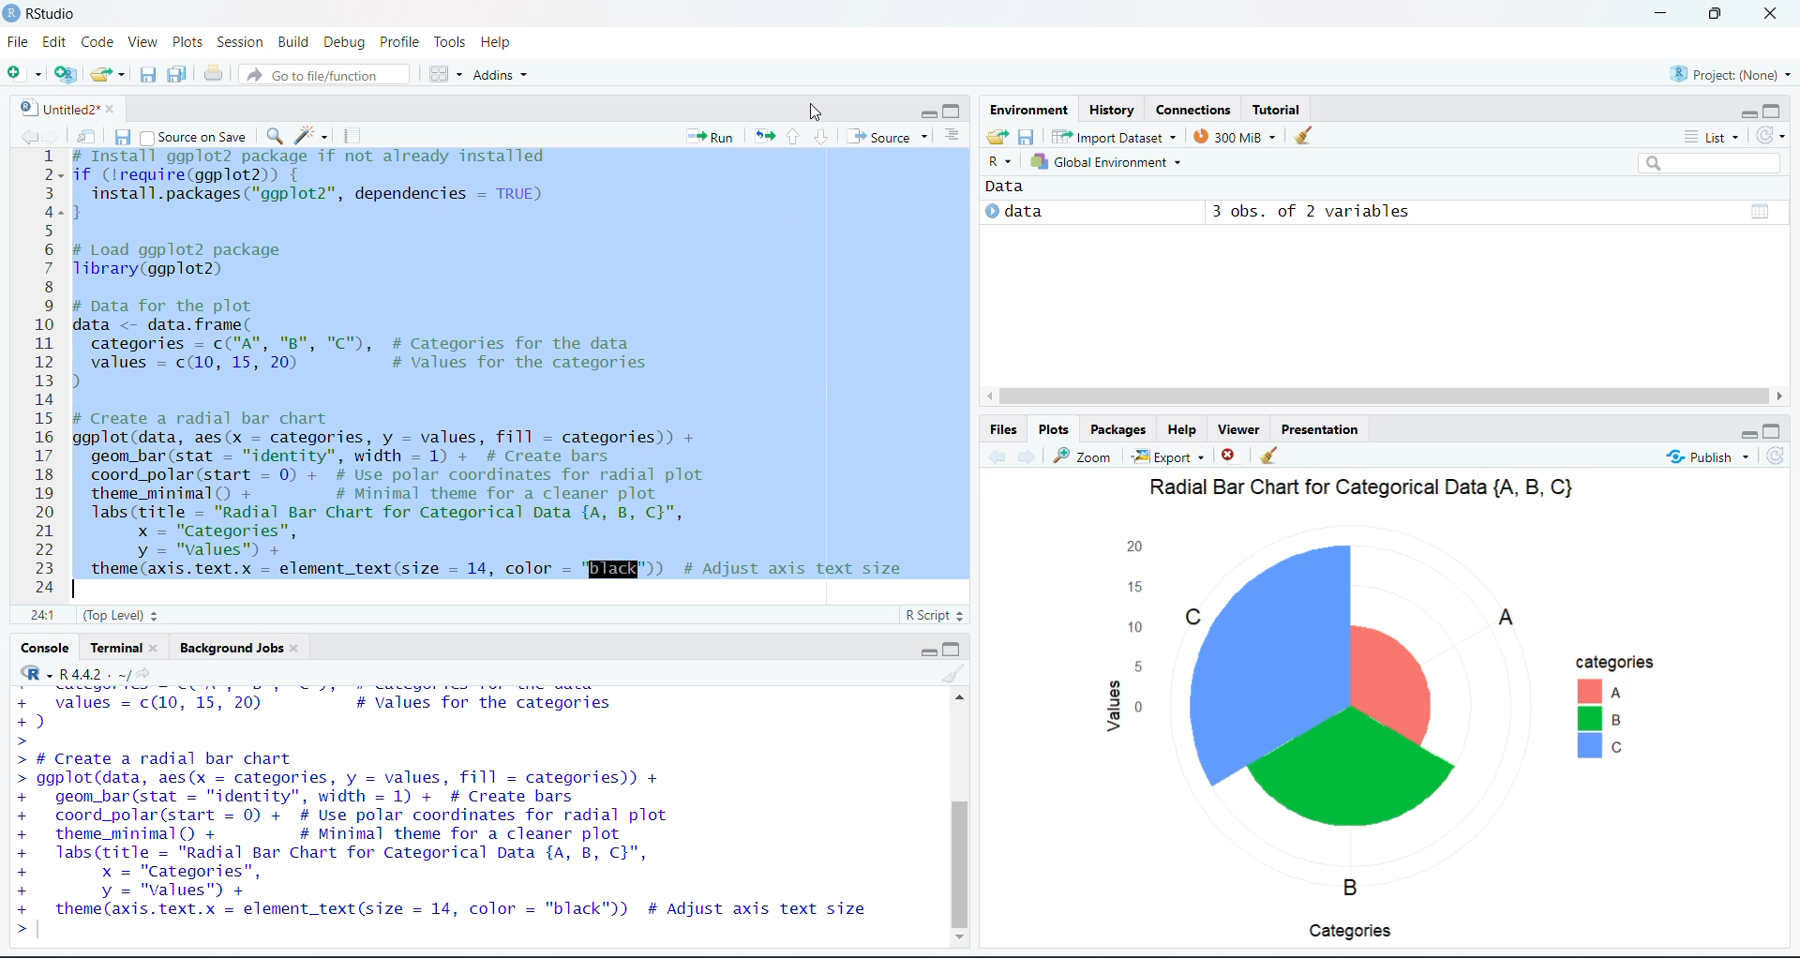 The image size is (1800, 958). I want to click on open an existing file, so click(106, 72).